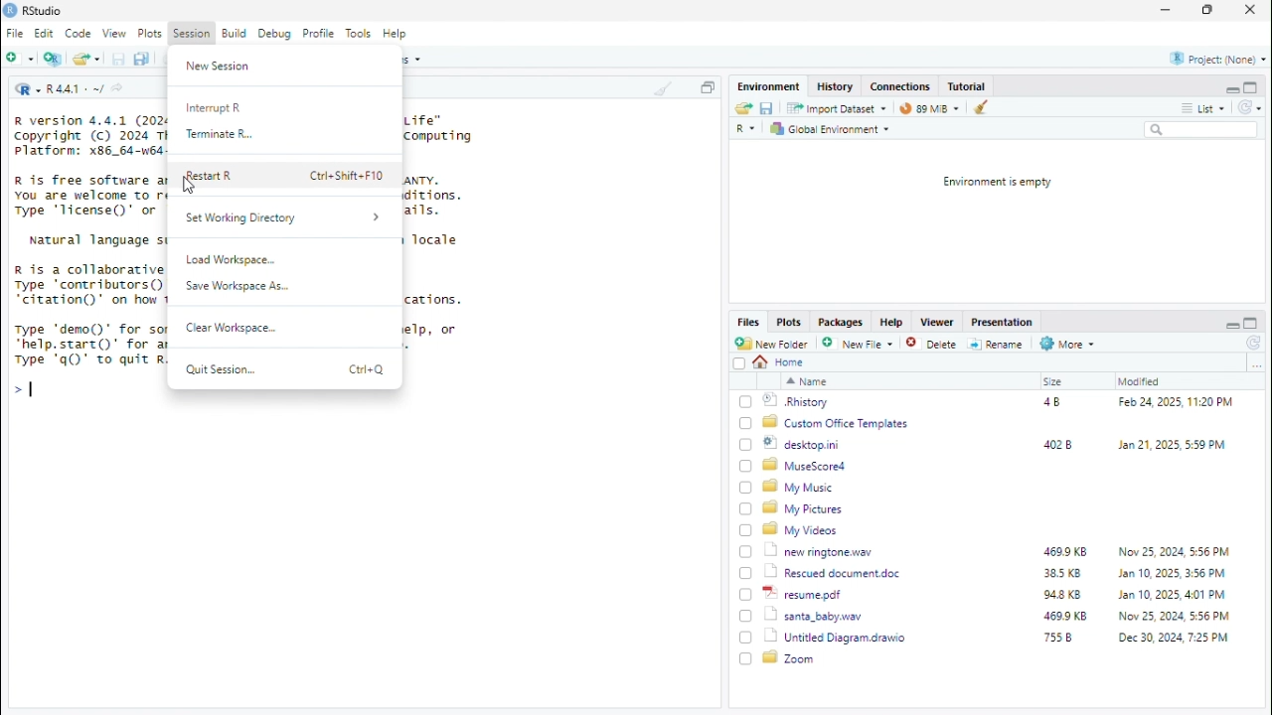 This screenshot has height=715, width=1272. I want to click on Session, so click(193, 33).